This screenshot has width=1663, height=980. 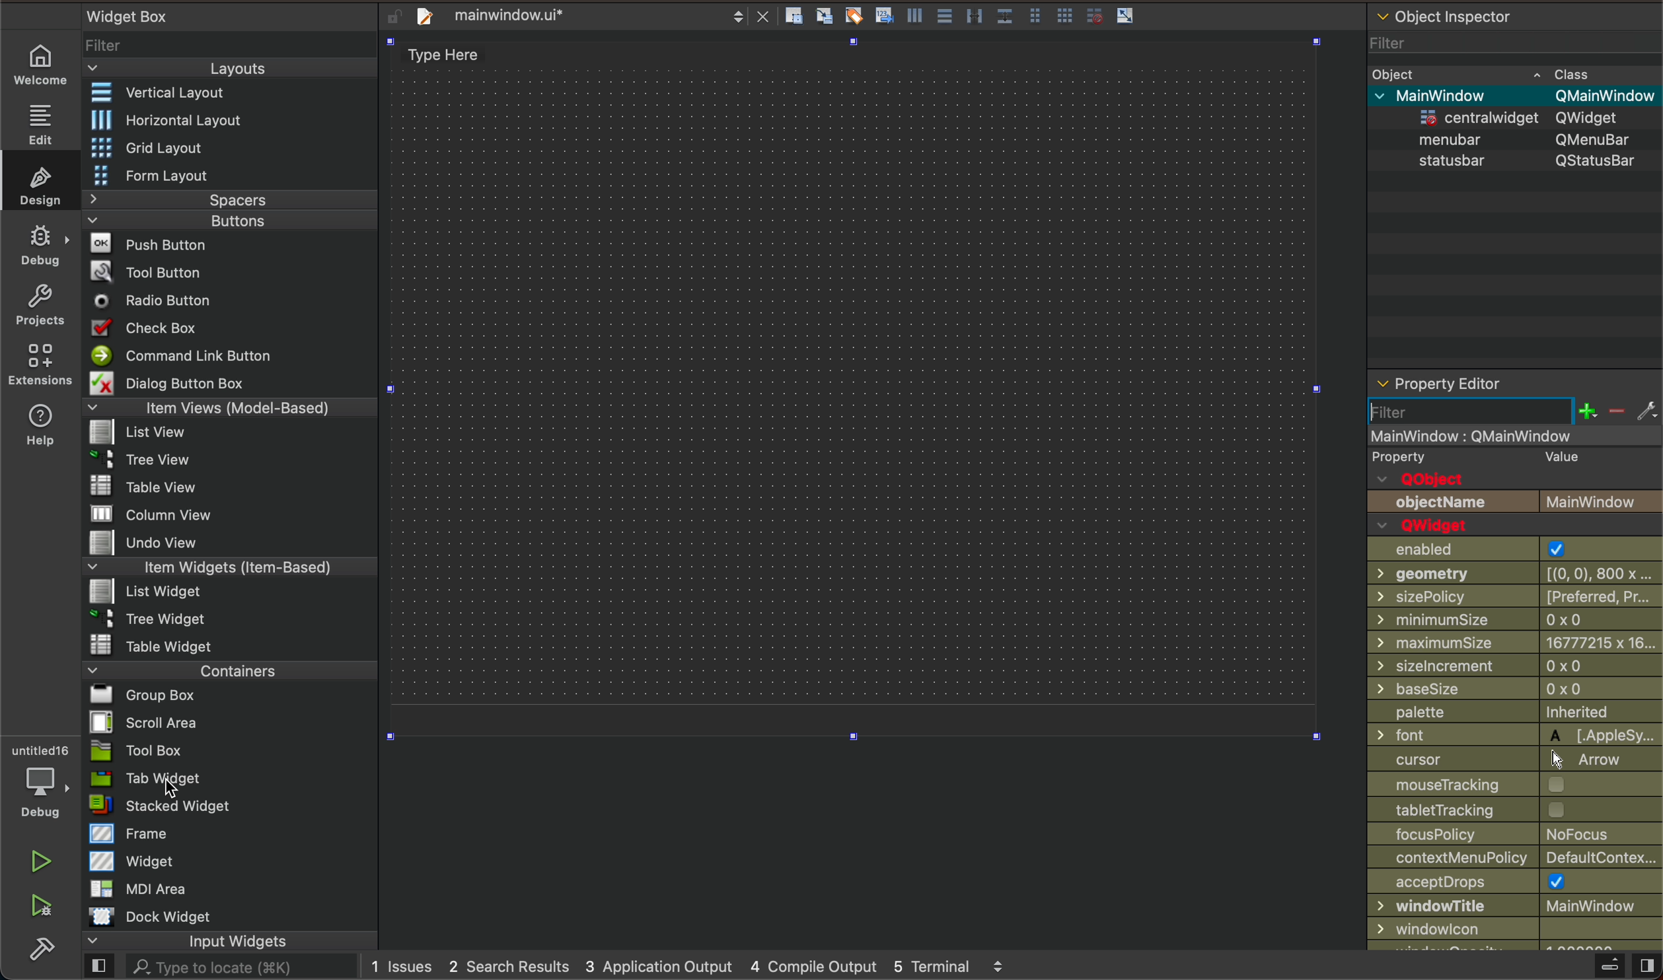 What do you see at coordinates (153, 176) in the screenshot?
I see ` Form Layout` at bounding box center [153, 176].